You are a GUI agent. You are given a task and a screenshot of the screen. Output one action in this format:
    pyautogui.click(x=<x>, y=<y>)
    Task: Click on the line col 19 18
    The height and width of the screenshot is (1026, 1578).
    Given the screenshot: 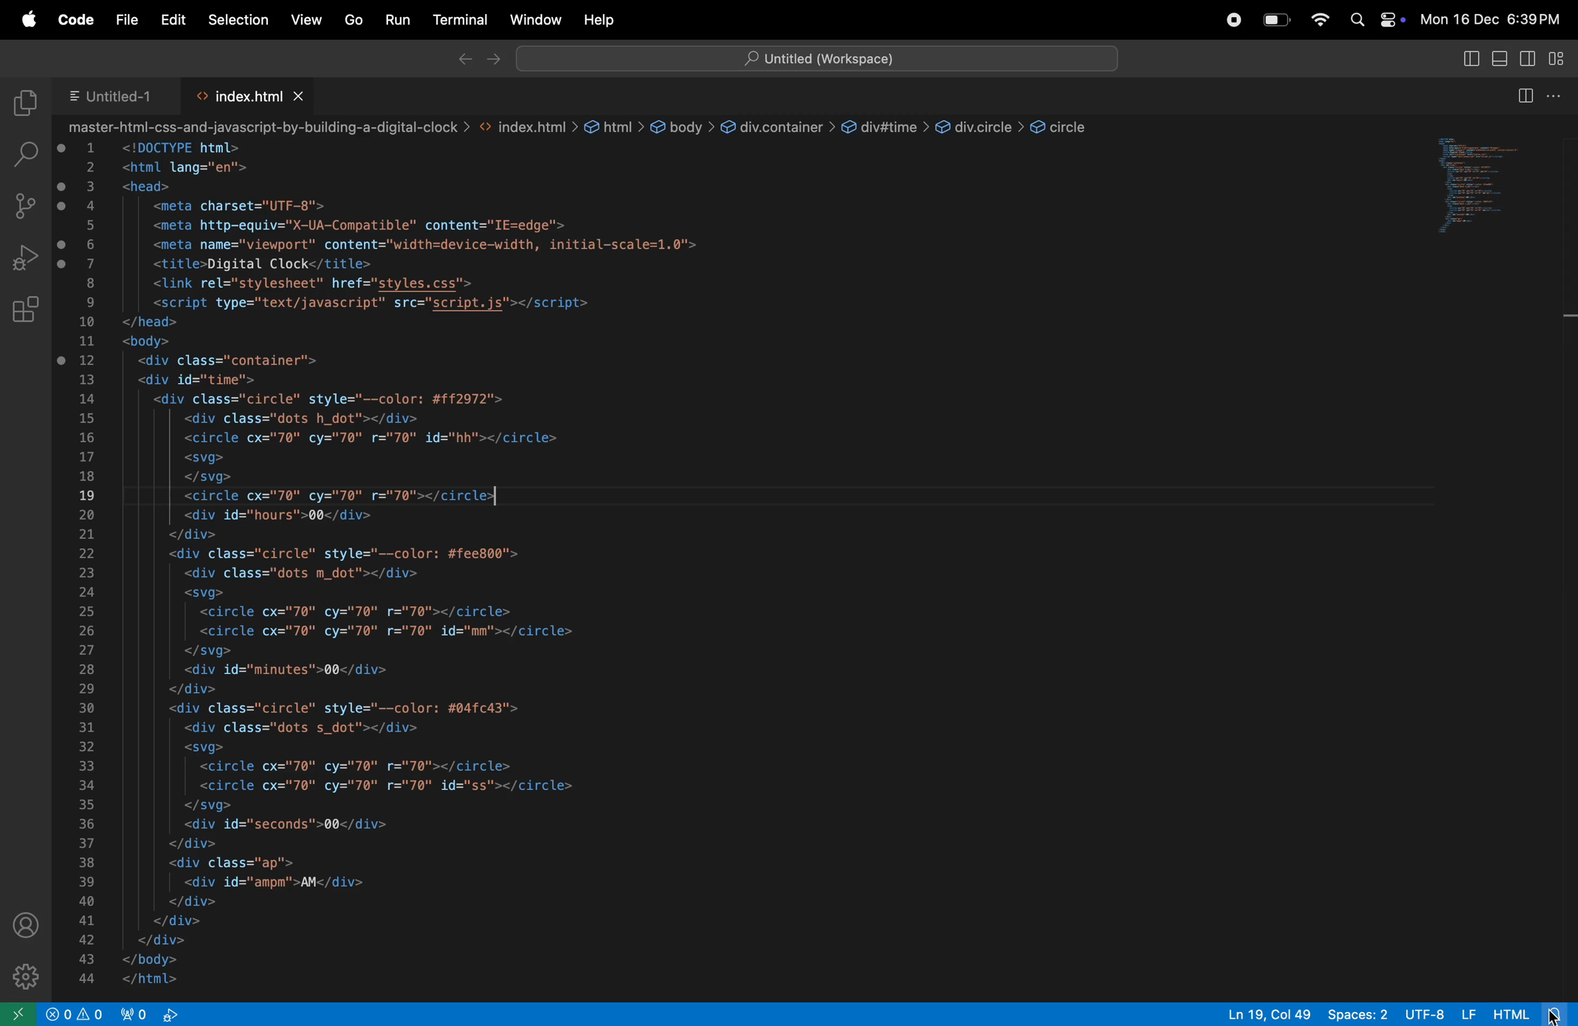 What is the action you would take?
    pyautogui.click(x=1272, y=1013)
    